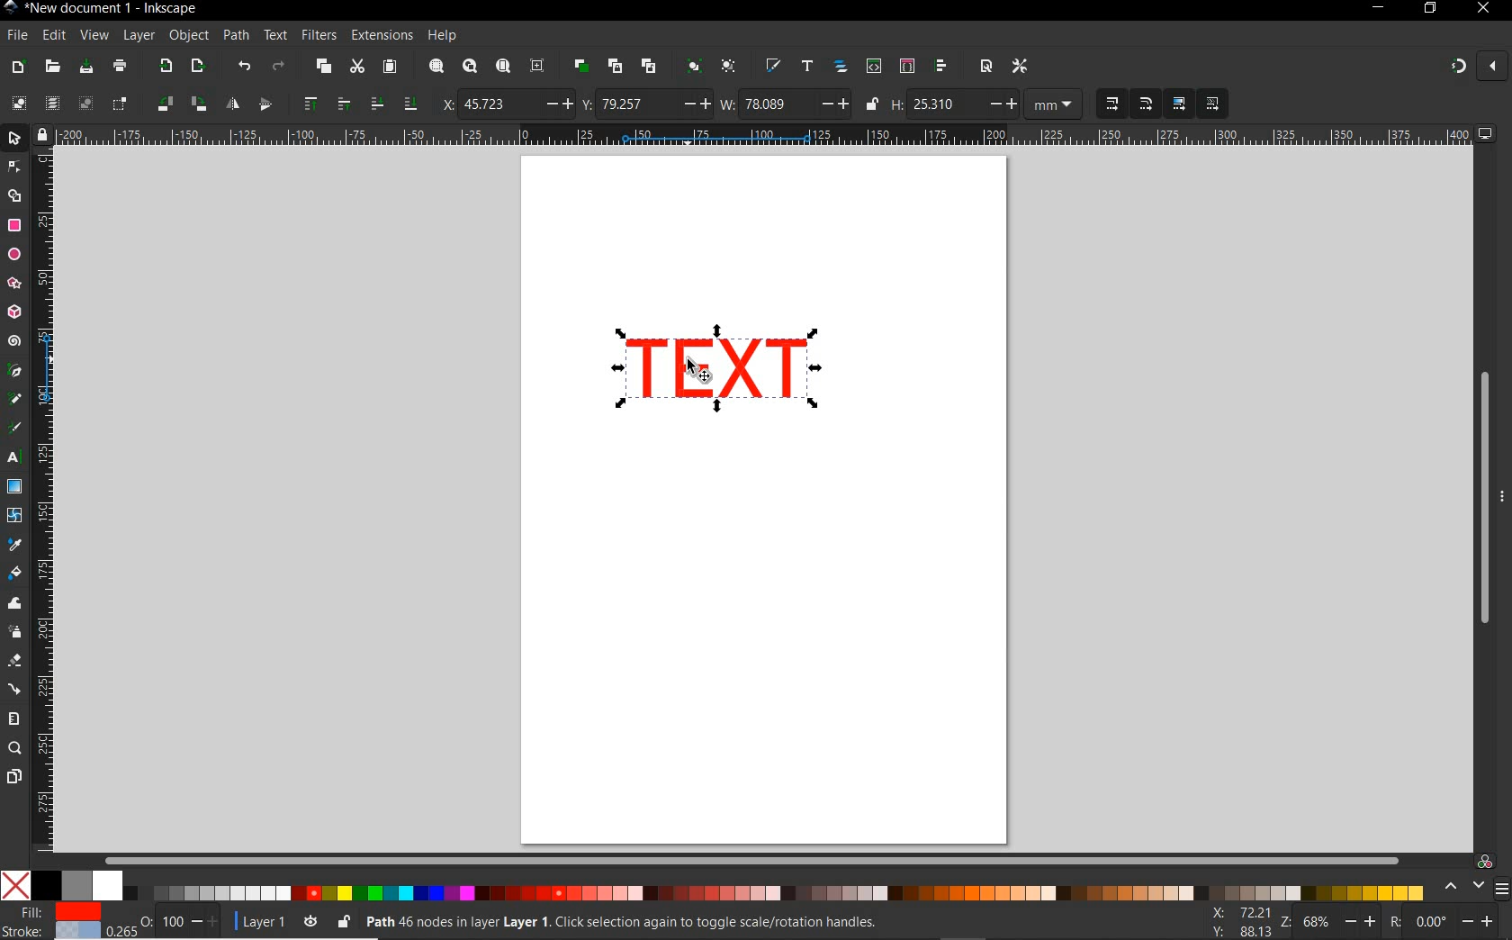 This screenshot has height=940, width=1512. I want to click on HORIZONTAL COORDINATE OF SELECTION, so click(508, 104).